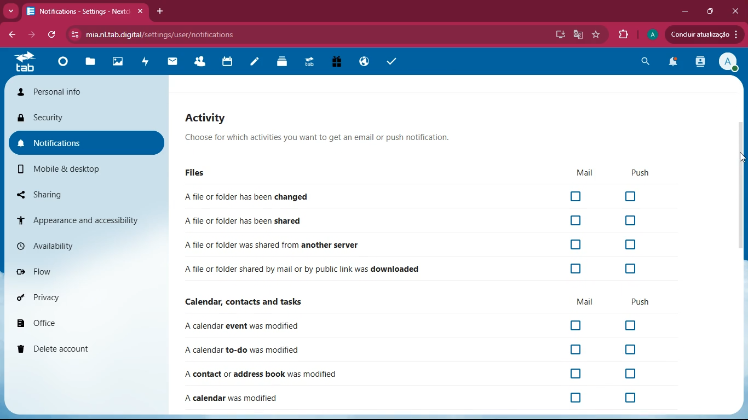 This screenshot has height=420, width=748. What do you see at coordinates (26, 65) in the screenshot?
I see `tab` at bounding box center [26, 65].